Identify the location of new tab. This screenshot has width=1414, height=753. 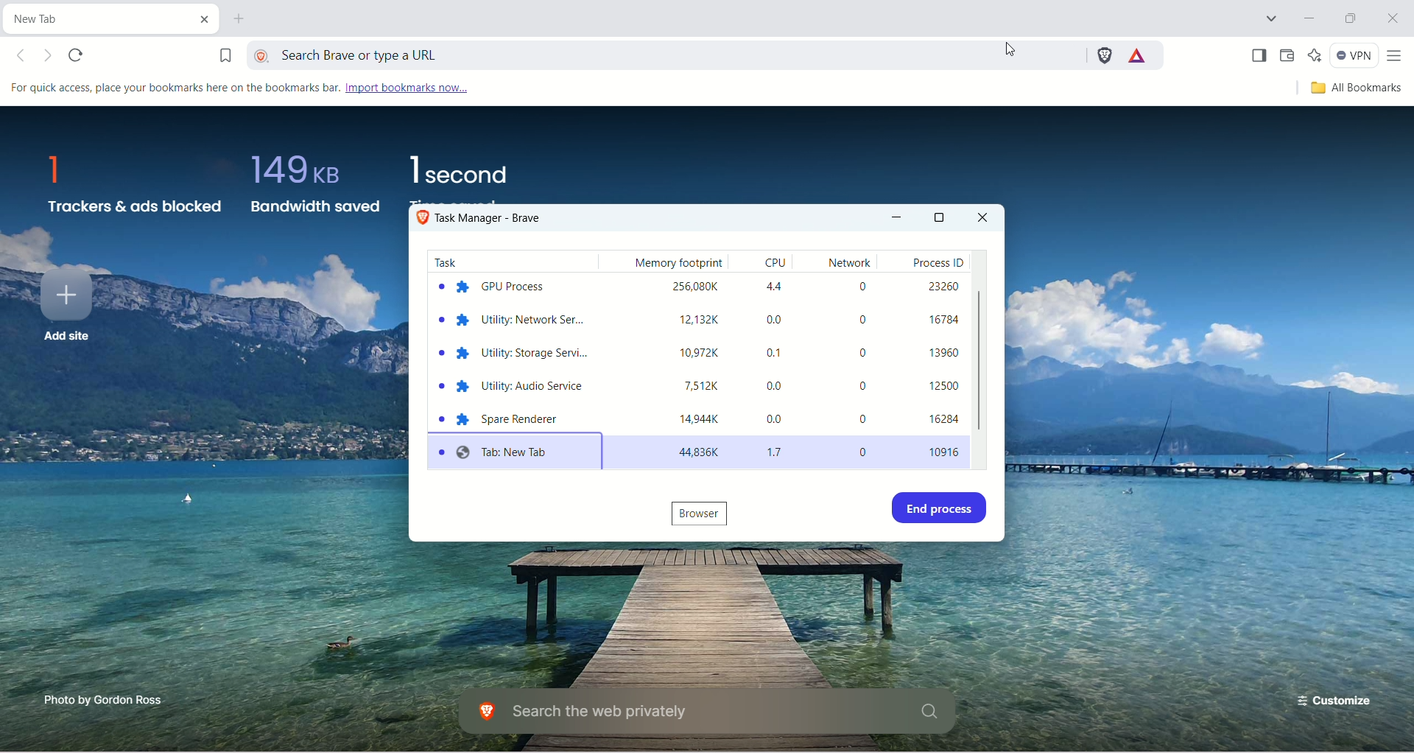
(244, 21).